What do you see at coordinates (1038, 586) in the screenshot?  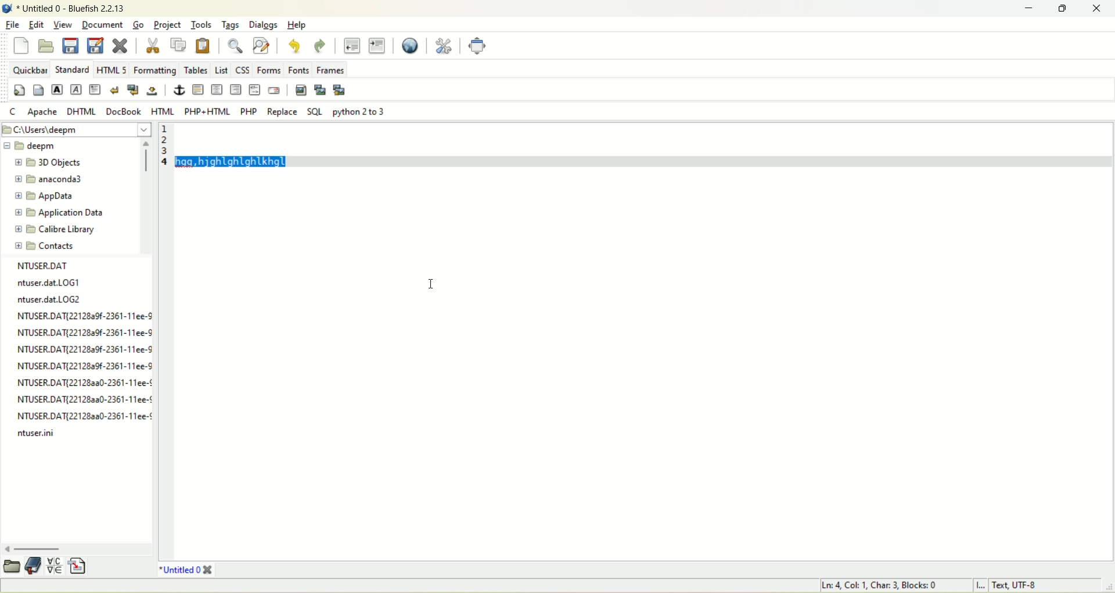 I see `character encoding` at bounding box center [1038, 586].